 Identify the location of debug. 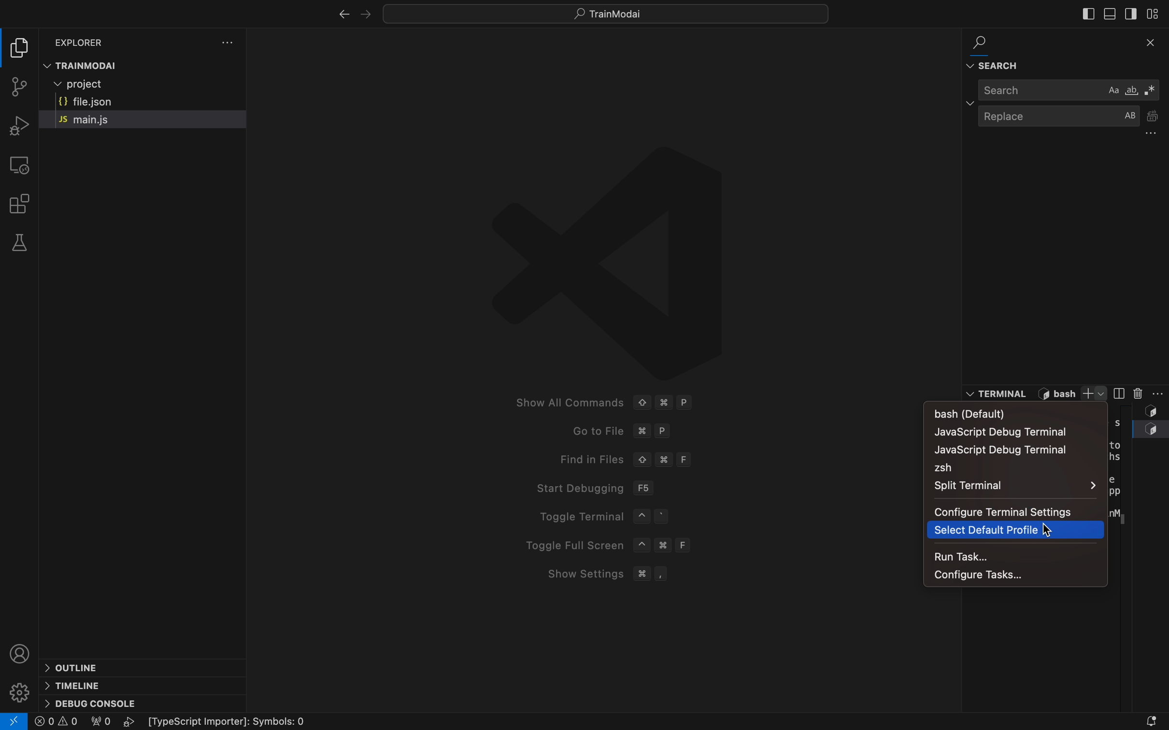
(93, 704).